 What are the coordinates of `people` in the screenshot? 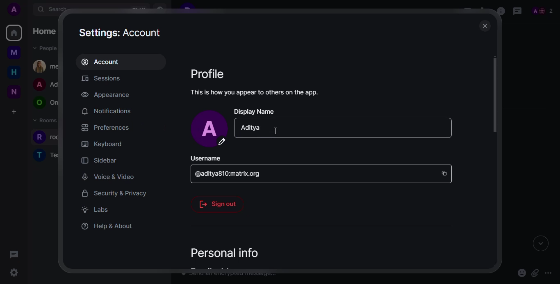 It's located at (46, 103).